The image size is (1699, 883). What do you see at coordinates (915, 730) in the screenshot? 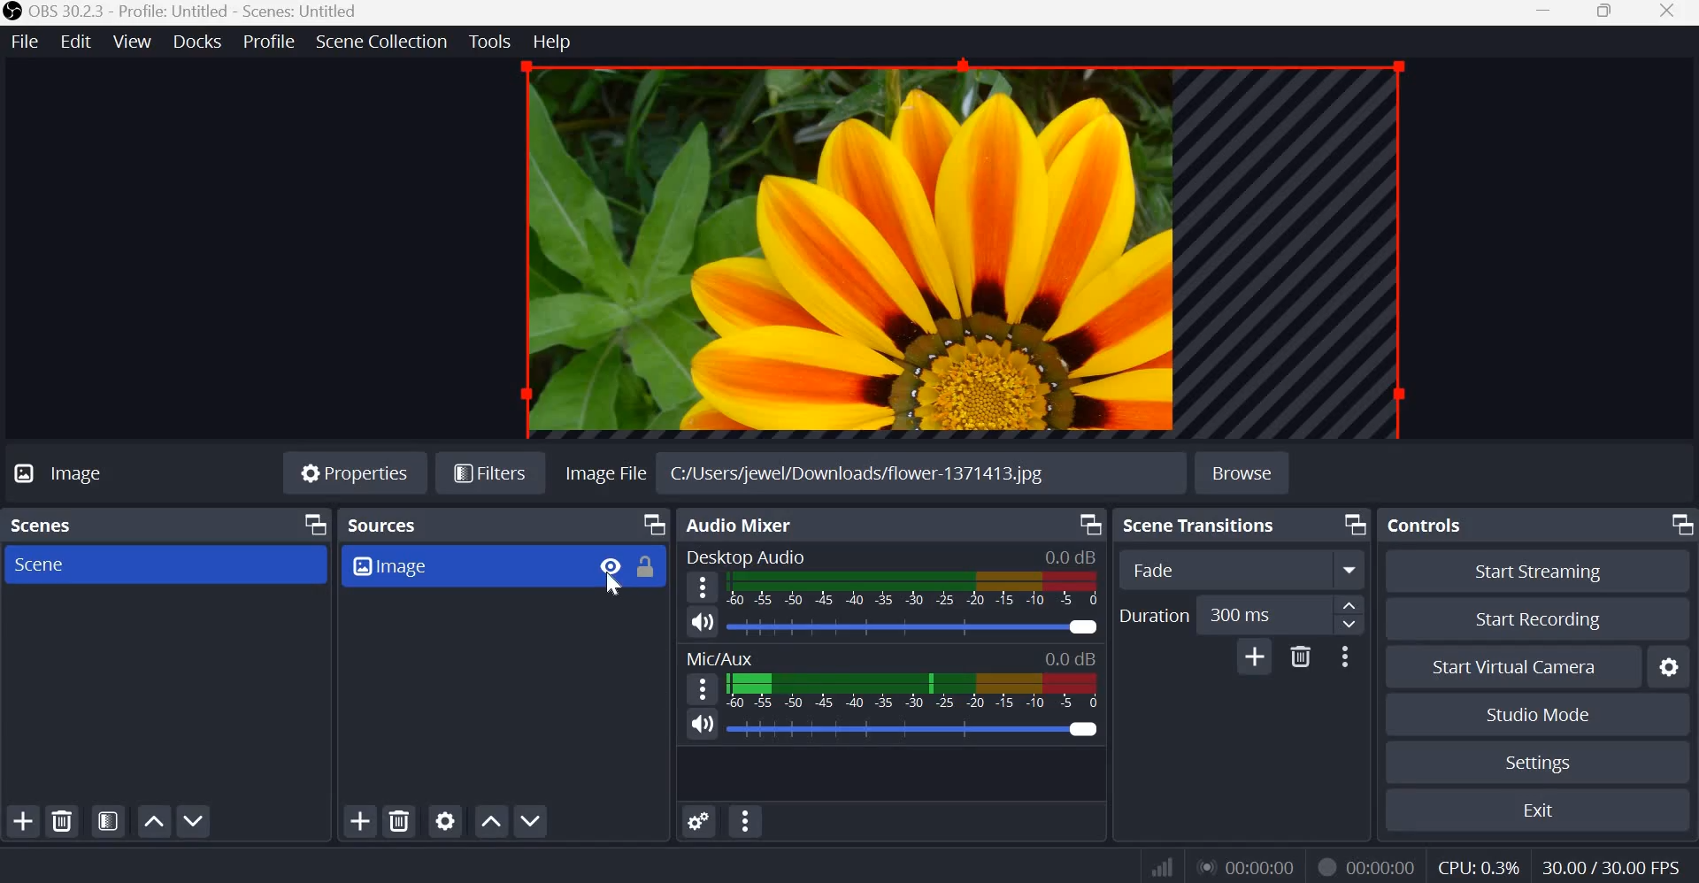
I see `Audio Slider` at bounding box center [915, 730].